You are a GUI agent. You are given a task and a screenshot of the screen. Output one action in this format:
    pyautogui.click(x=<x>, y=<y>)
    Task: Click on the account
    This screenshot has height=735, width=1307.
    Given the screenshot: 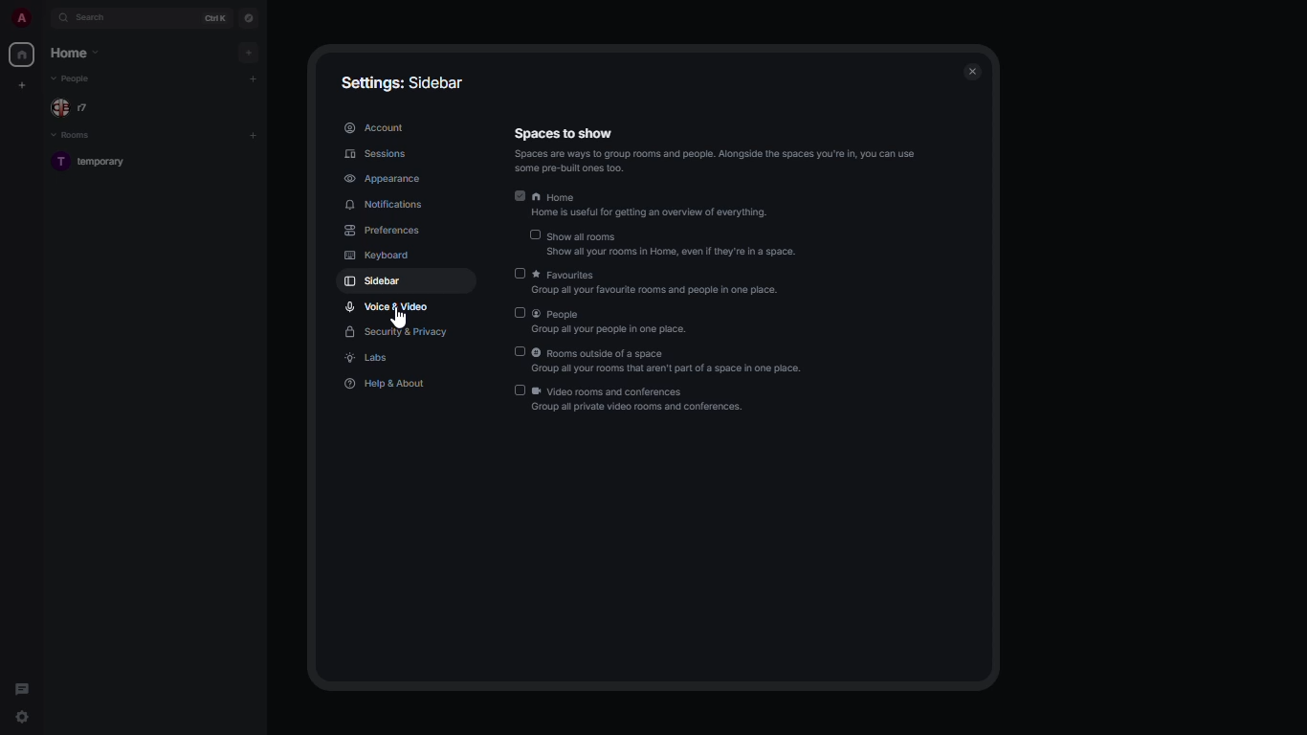 What is the action you would take?
    pyautogui.click(x=375, y=128)
    